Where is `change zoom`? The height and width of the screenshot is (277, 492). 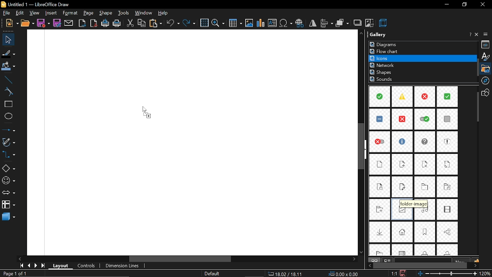 change zoom is located at coordinates (448, 274).